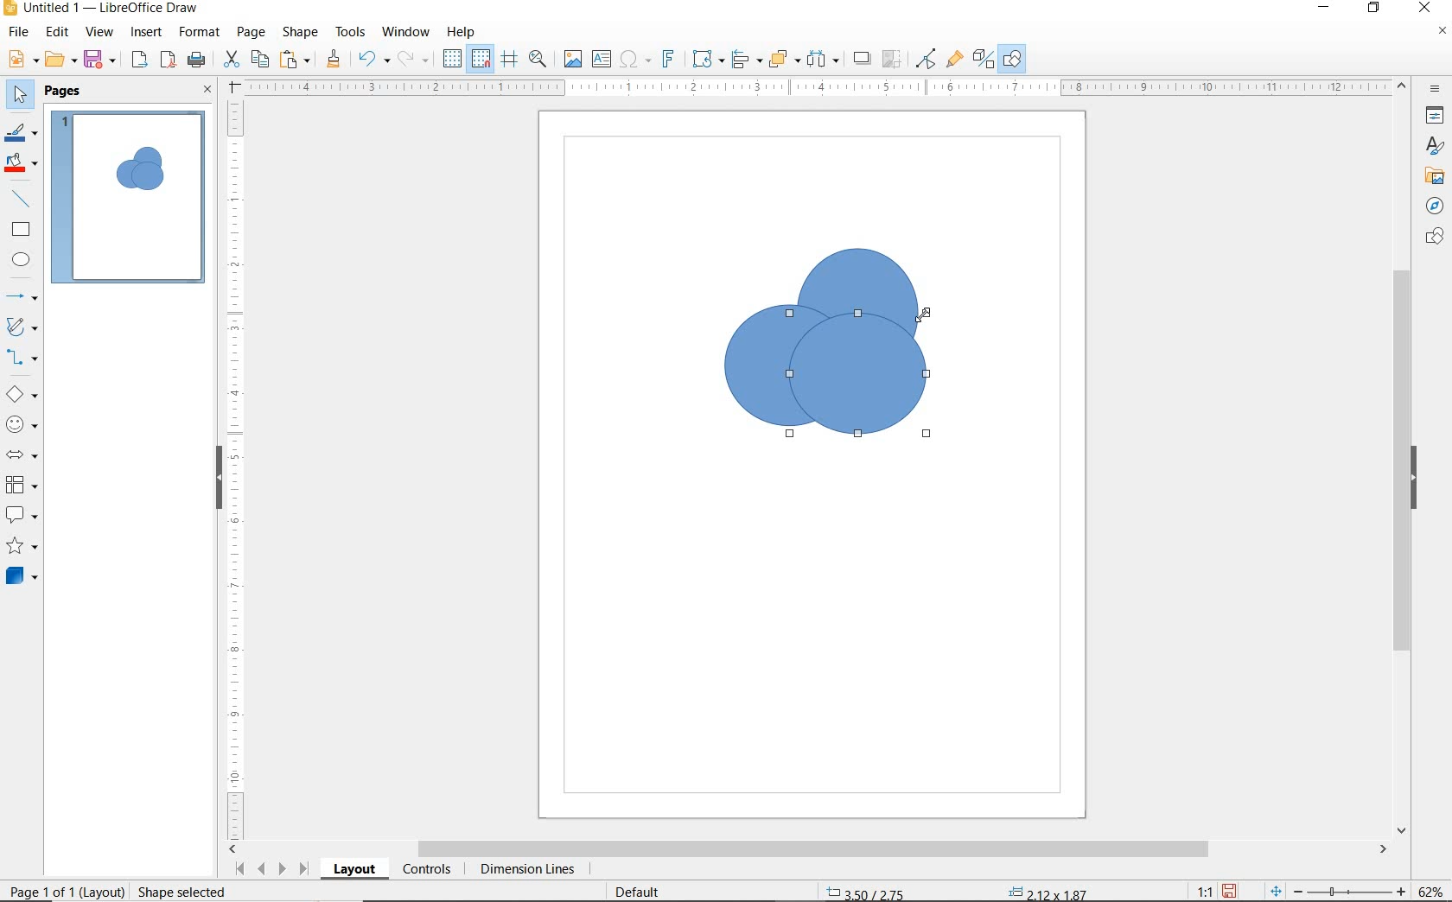  I want to click on PRINT, so click(197, 60).